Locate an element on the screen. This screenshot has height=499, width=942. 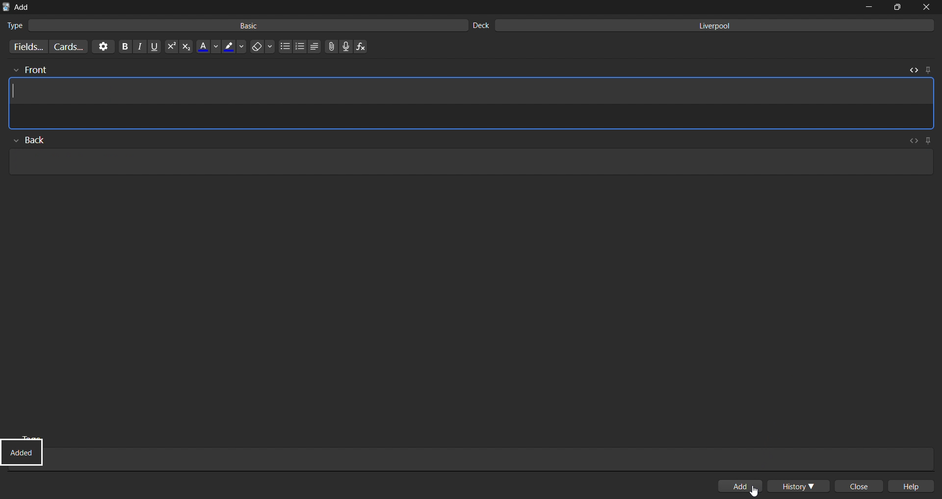
bold is located at coordinates (123, 47).